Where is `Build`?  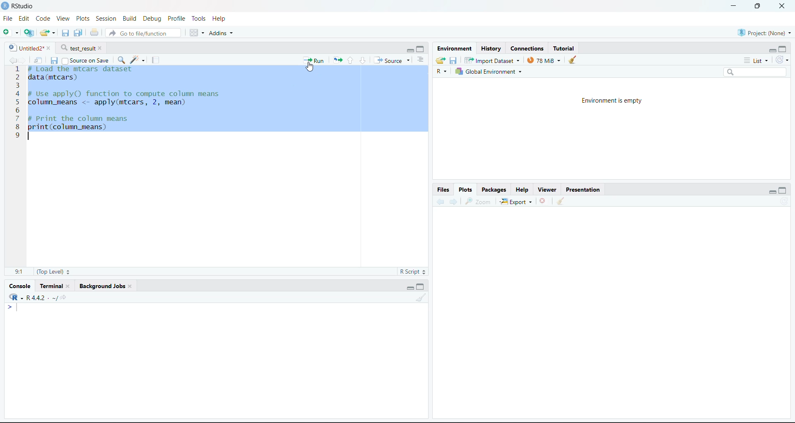 Build is located at coordinates (130, 18).